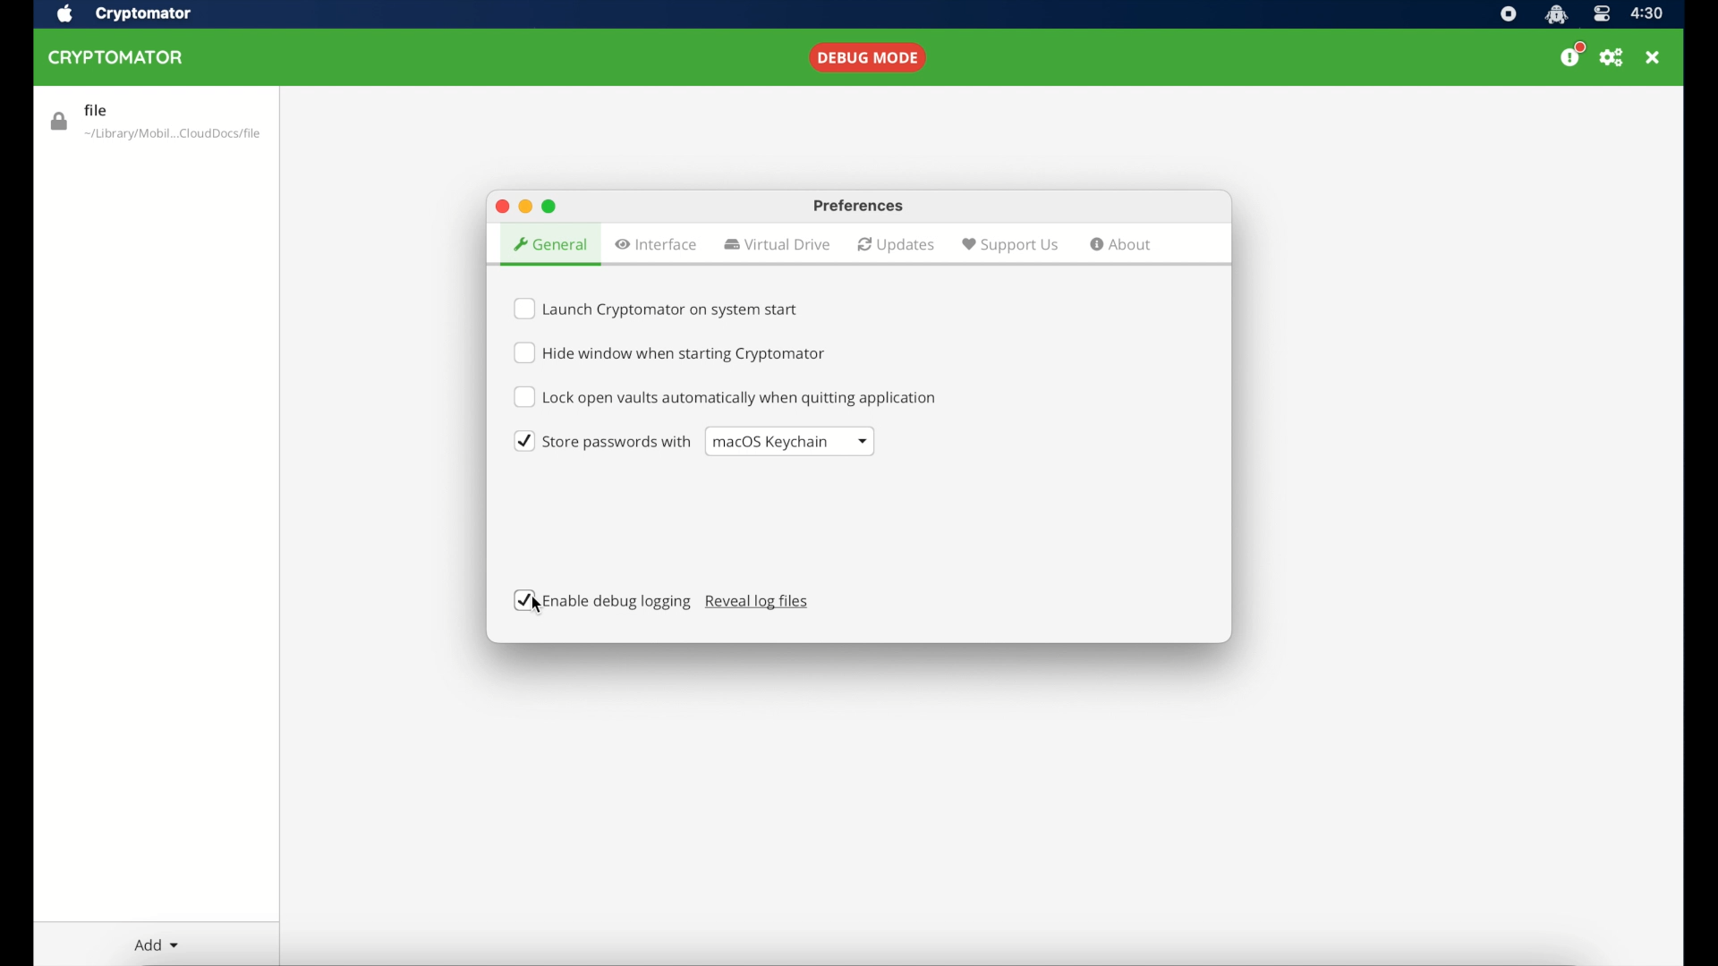  I want to click on Launch Cryptomator on system start, so click(659, 305).